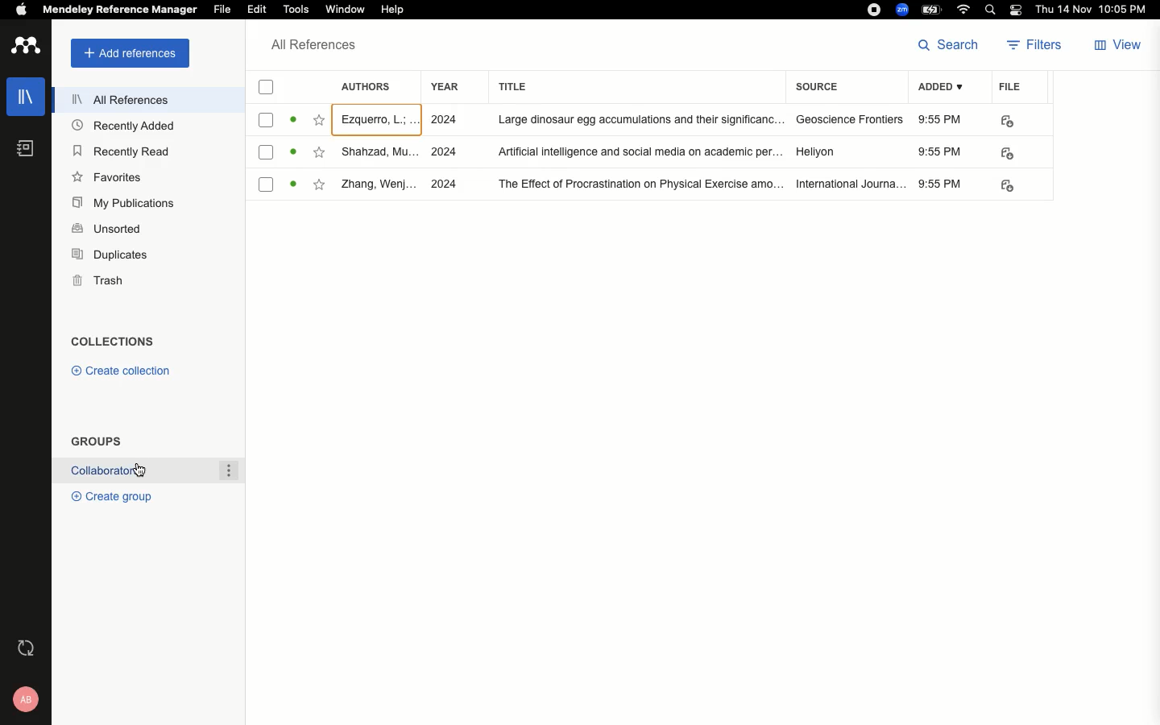  What do you see at coordinates (1120, 46) in the screenshot?
I see `View ` at bounding box center [1120, 46].